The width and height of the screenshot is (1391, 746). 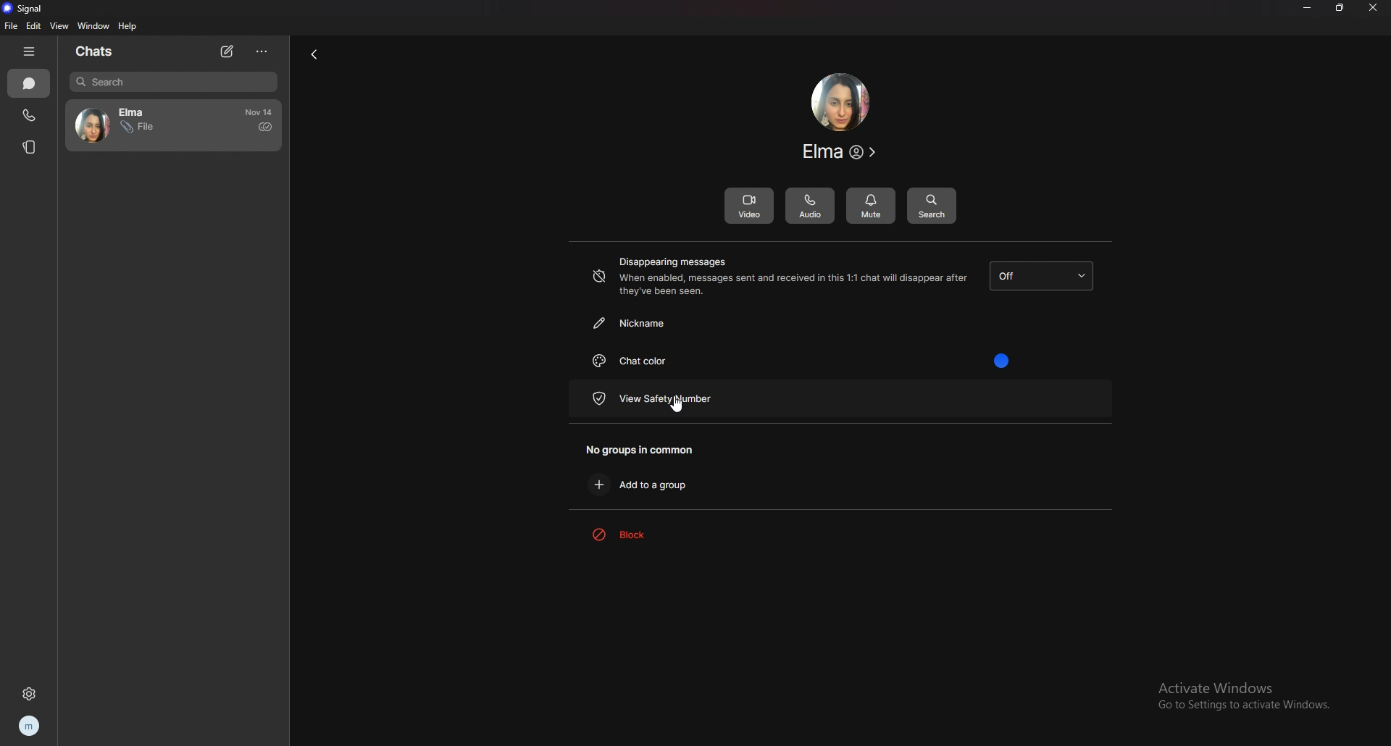 I want to click on chats, so click(x=101, y=51).